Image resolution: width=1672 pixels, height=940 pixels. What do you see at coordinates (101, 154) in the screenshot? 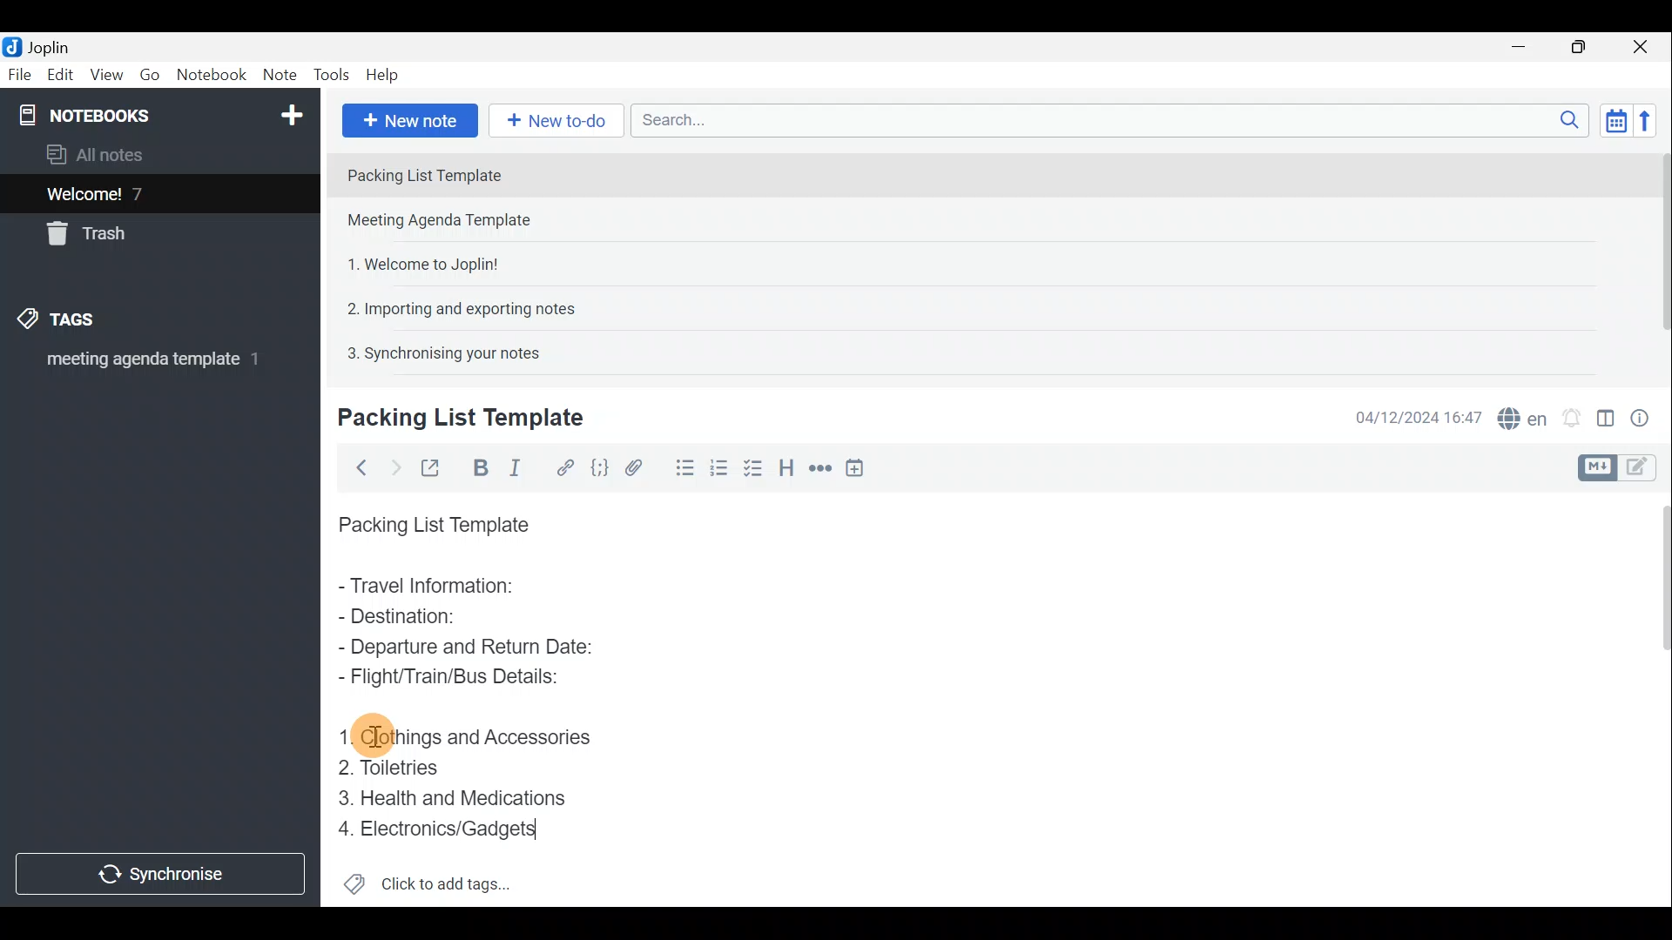
I see `All notes` at bounding box center [101, 154].